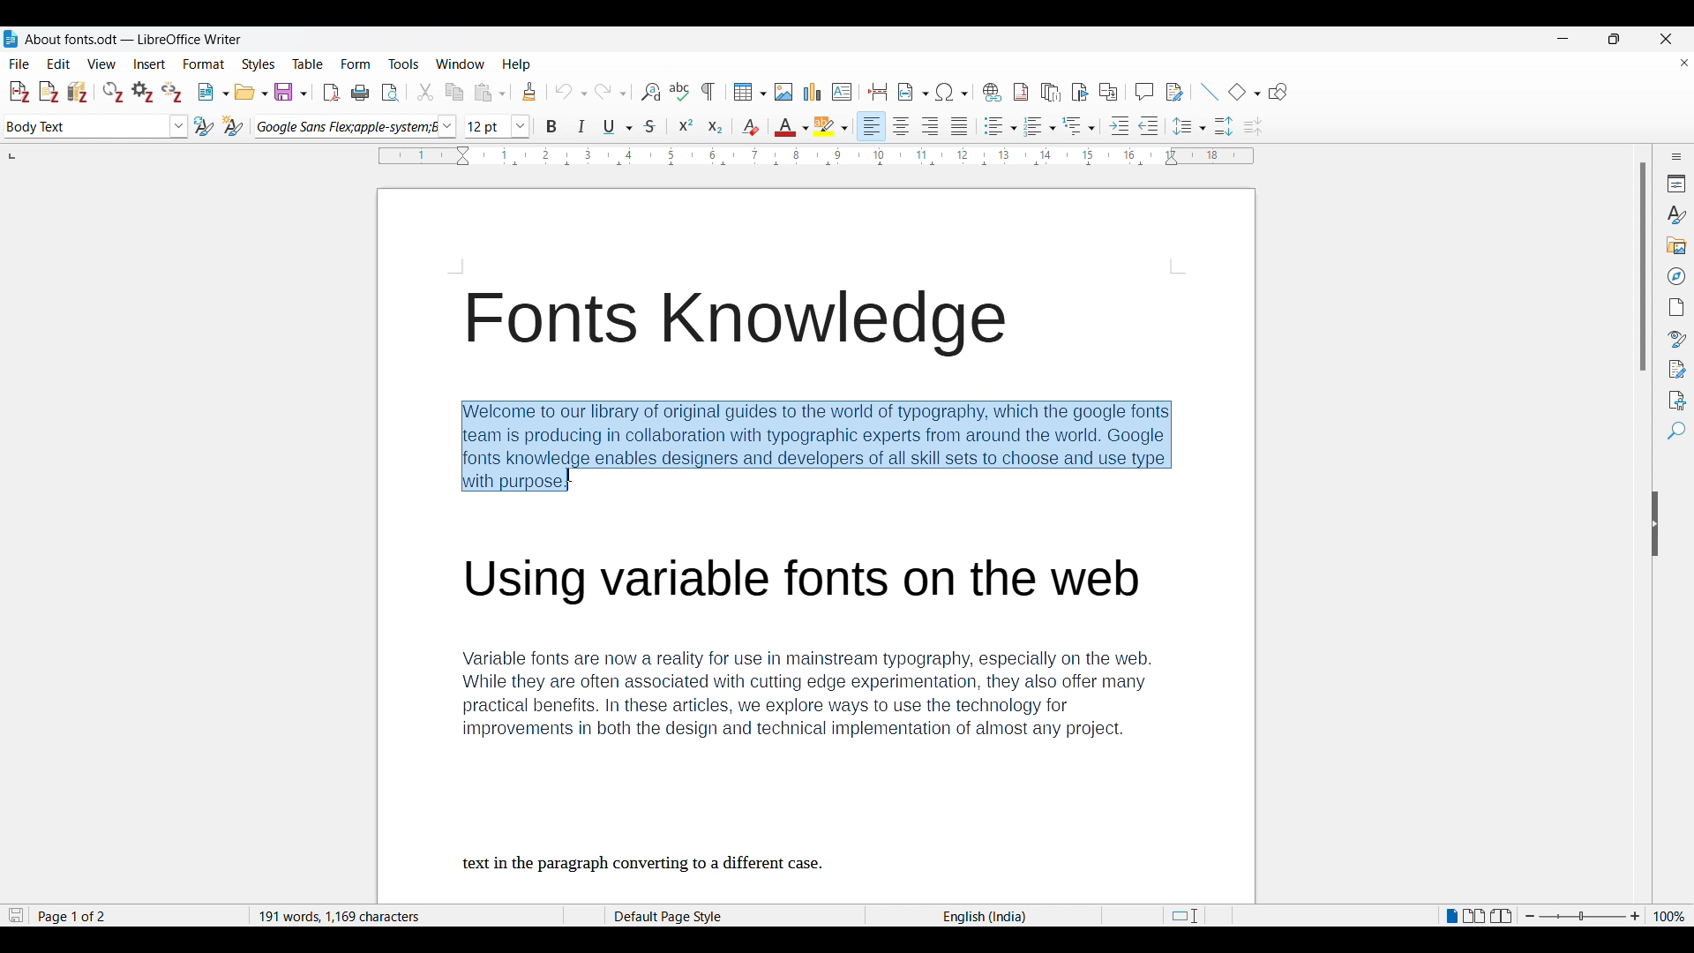 The width and height of the screenshot is (1694, 953). I want to click on Minimize, so click(1563, 39).